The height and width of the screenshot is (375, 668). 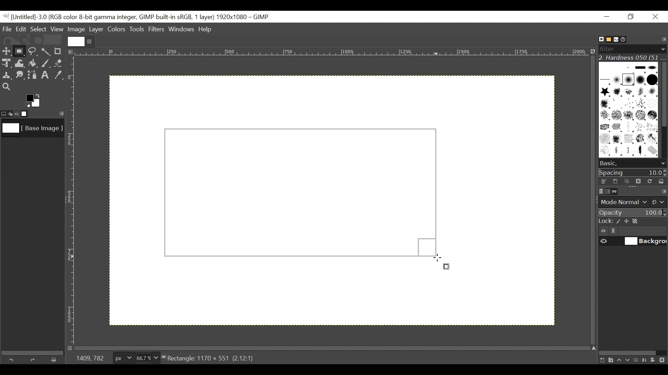 What do you see at coordinates (148, 357) in the screenshot?
I see `Zoom factor` at bounding box center [148, 357].